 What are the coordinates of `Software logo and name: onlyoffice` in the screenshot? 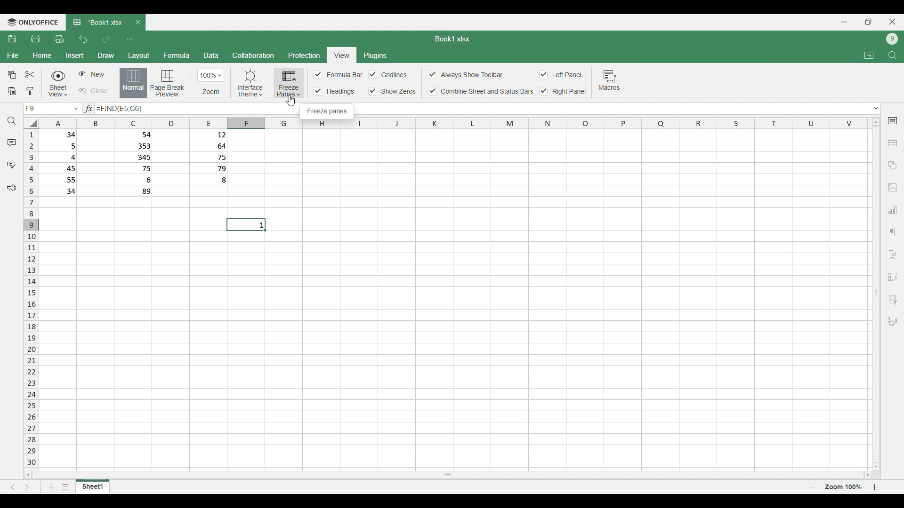 It's located at (32, 23).